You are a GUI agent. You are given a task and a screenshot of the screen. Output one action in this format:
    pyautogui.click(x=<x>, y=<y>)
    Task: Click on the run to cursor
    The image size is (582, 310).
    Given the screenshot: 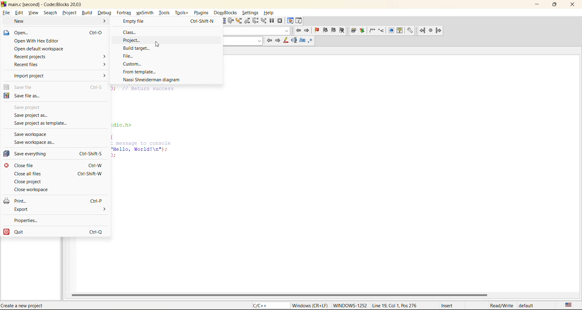 What is the action you would take?
    pyautogui.click(x=222, y=21)
    